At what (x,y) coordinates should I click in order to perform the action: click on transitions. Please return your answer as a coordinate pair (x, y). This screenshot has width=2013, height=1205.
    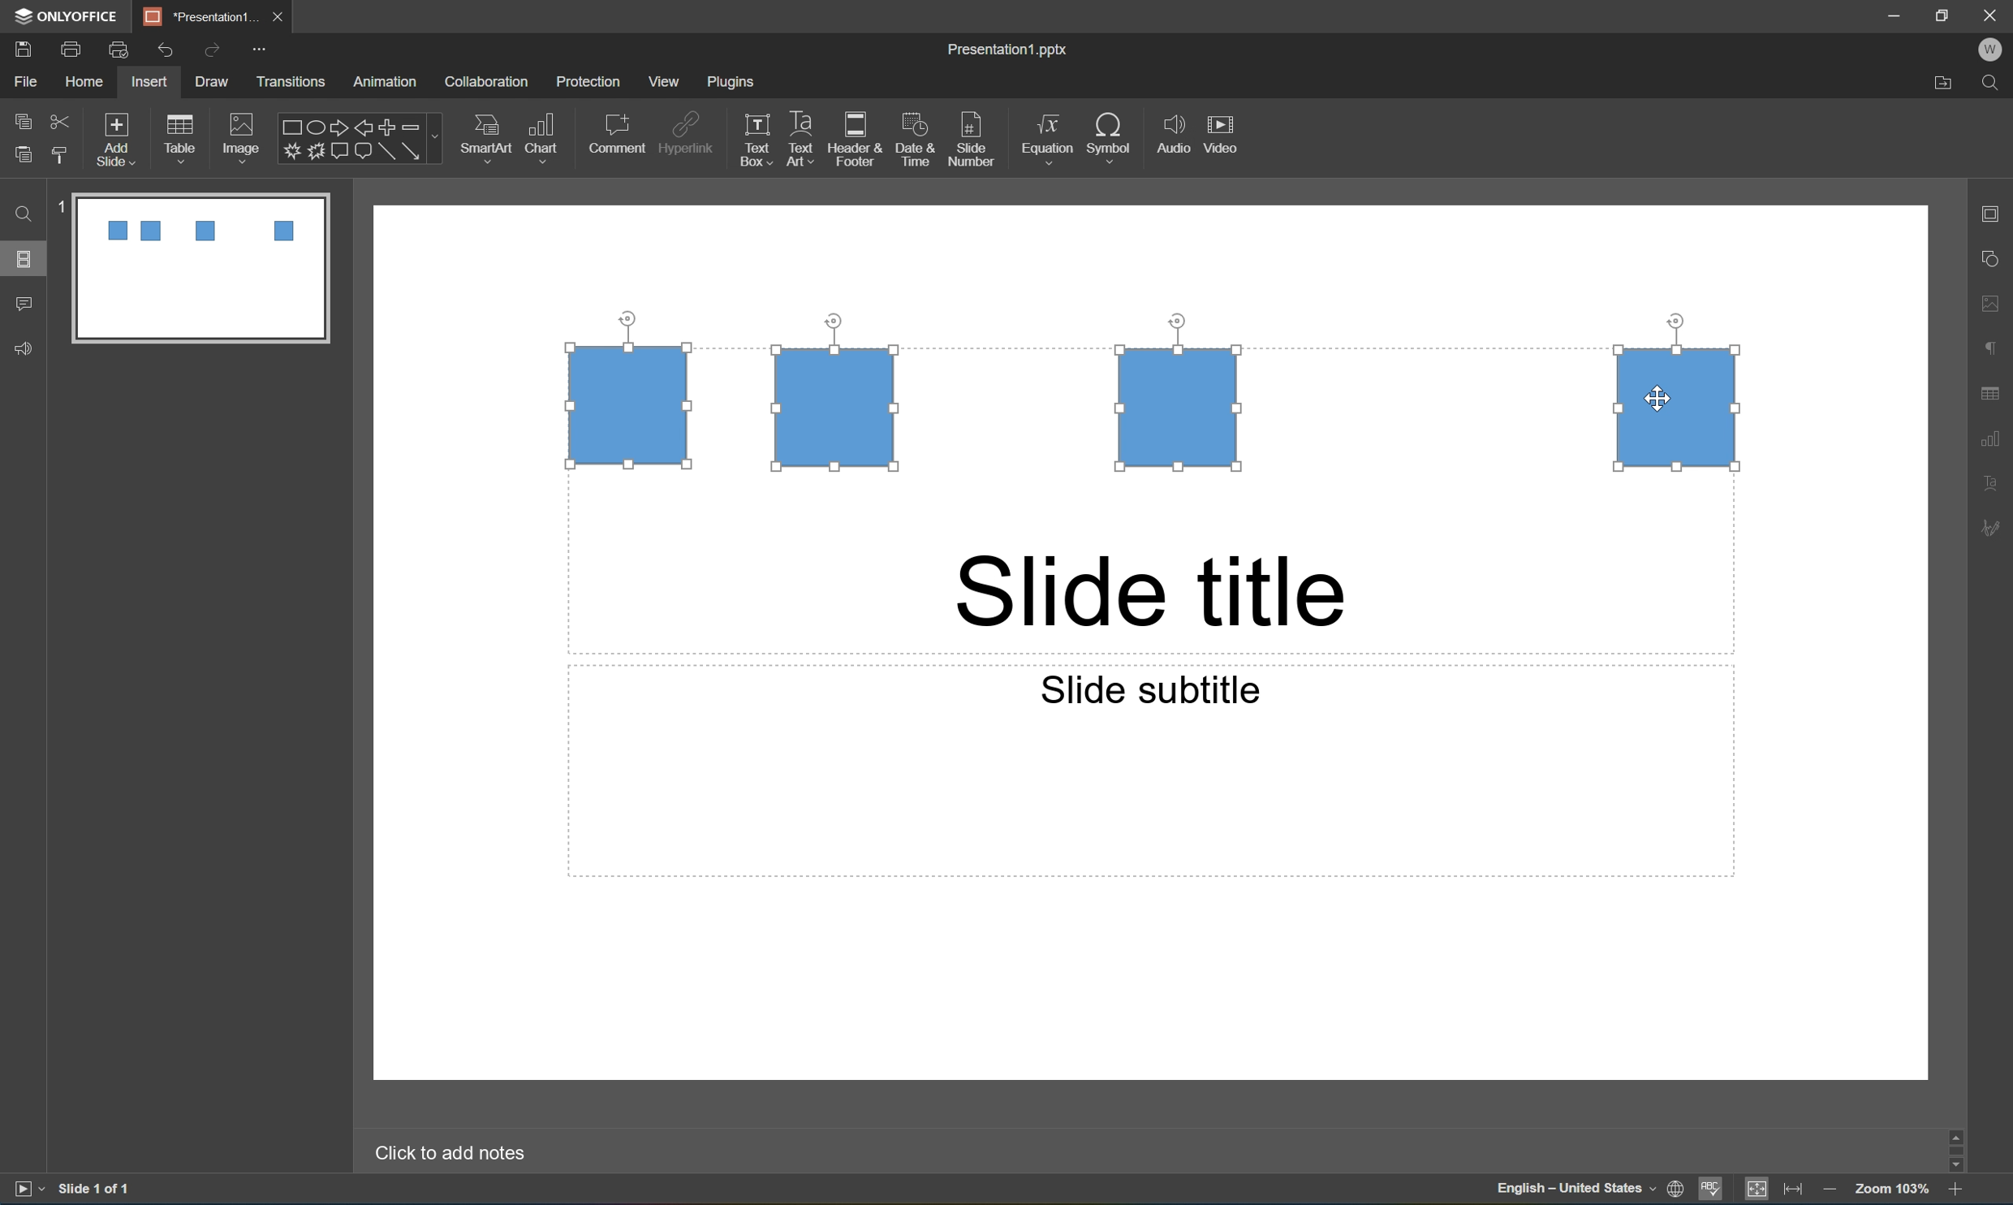
    Looking at the image, I should click on (293, 81).